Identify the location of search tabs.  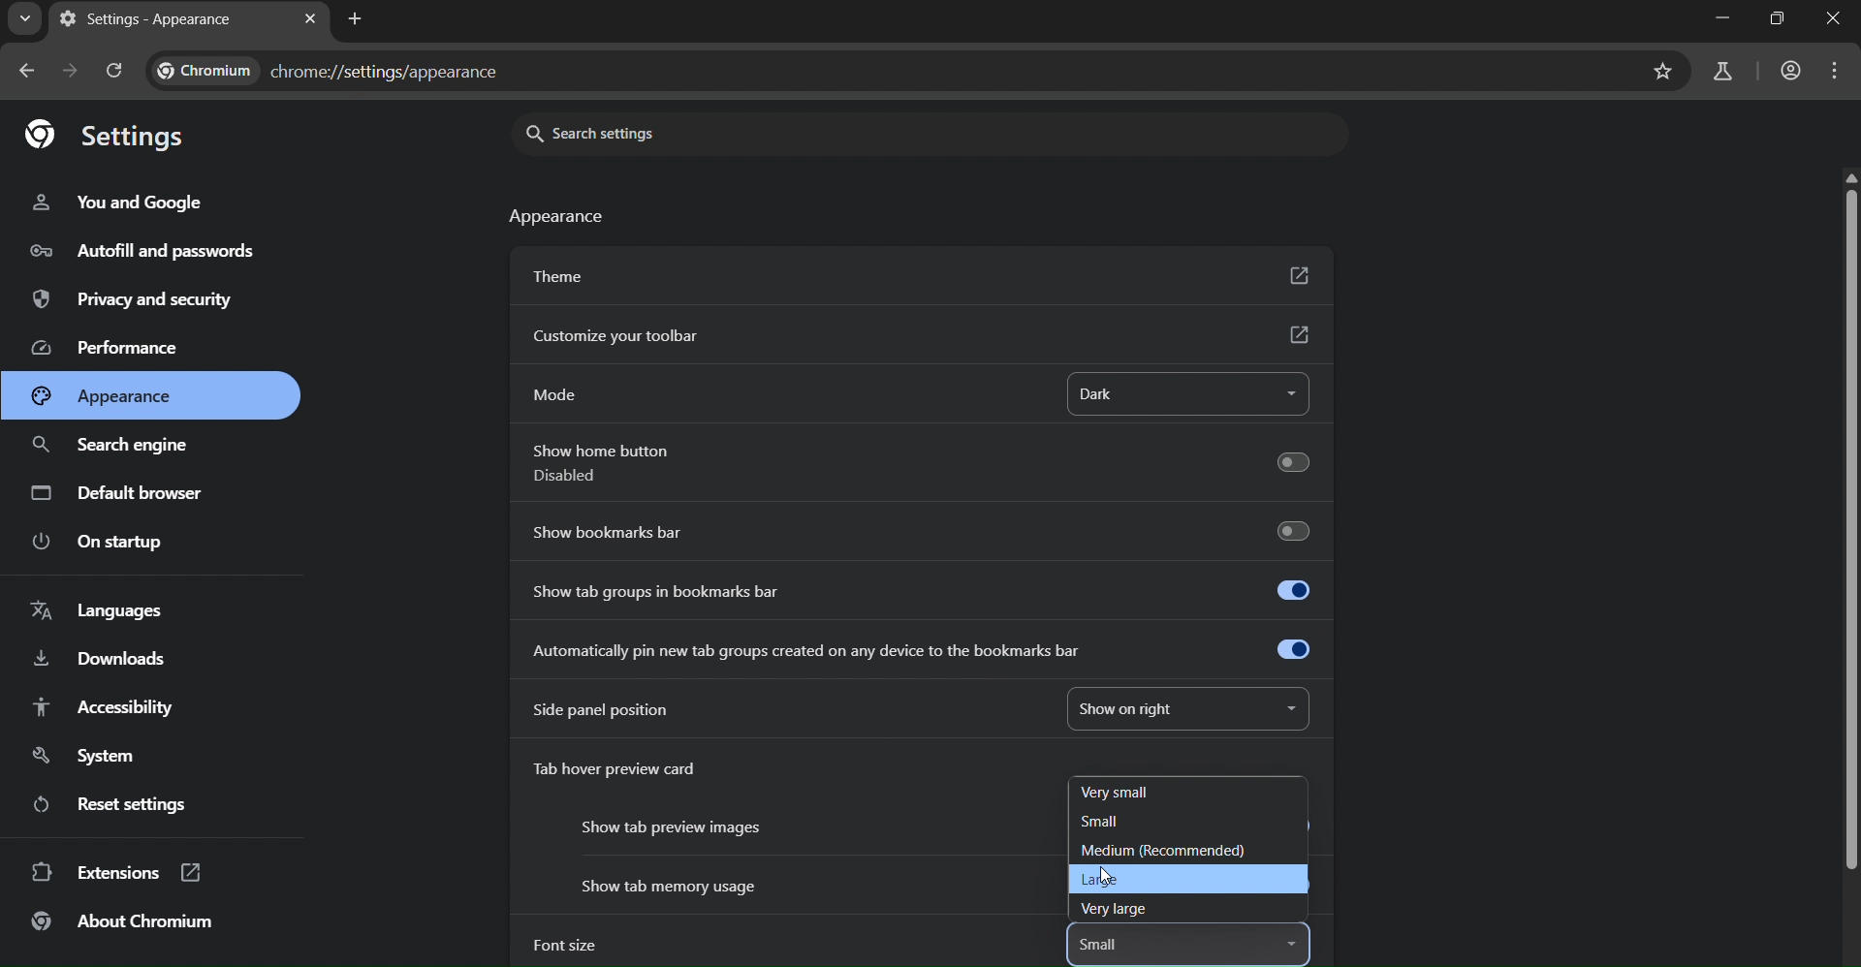
(24, 18).